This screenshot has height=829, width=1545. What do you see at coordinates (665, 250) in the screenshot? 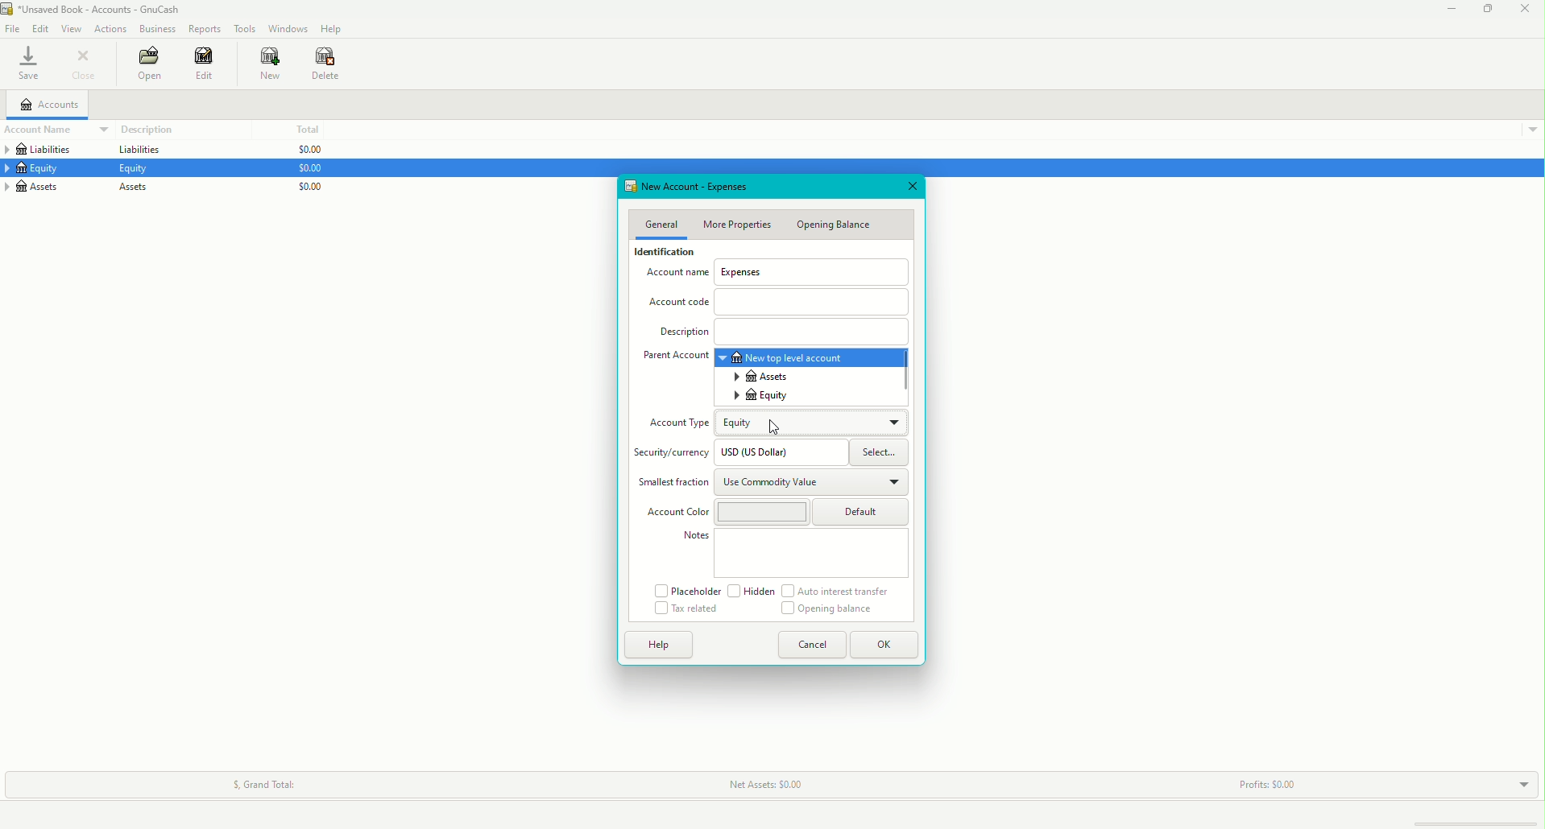
I see `Identification` at bounding box center [665, 250].